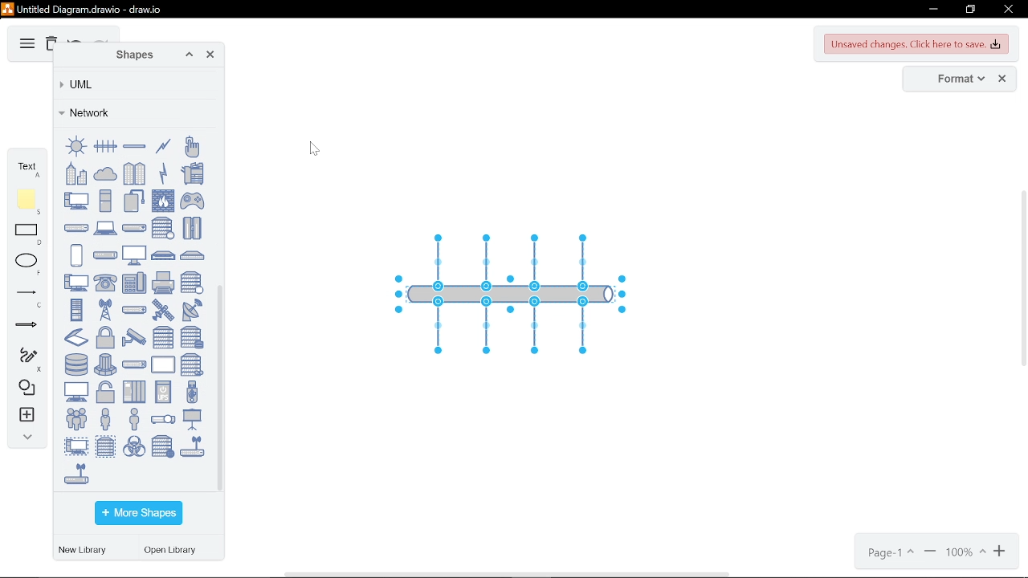 The height and width of the screenshot is (578, 1028). I want to click on open library, so click(174, 552).